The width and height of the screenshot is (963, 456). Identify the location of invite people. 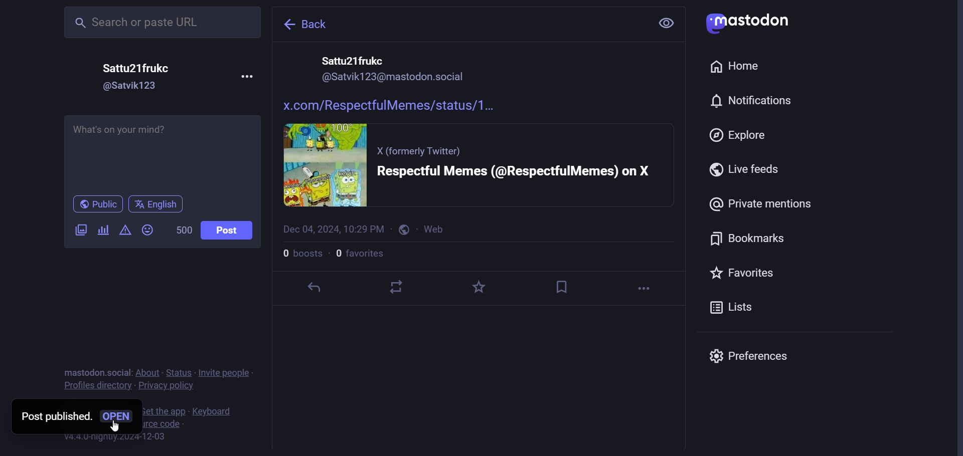
(227, 372).